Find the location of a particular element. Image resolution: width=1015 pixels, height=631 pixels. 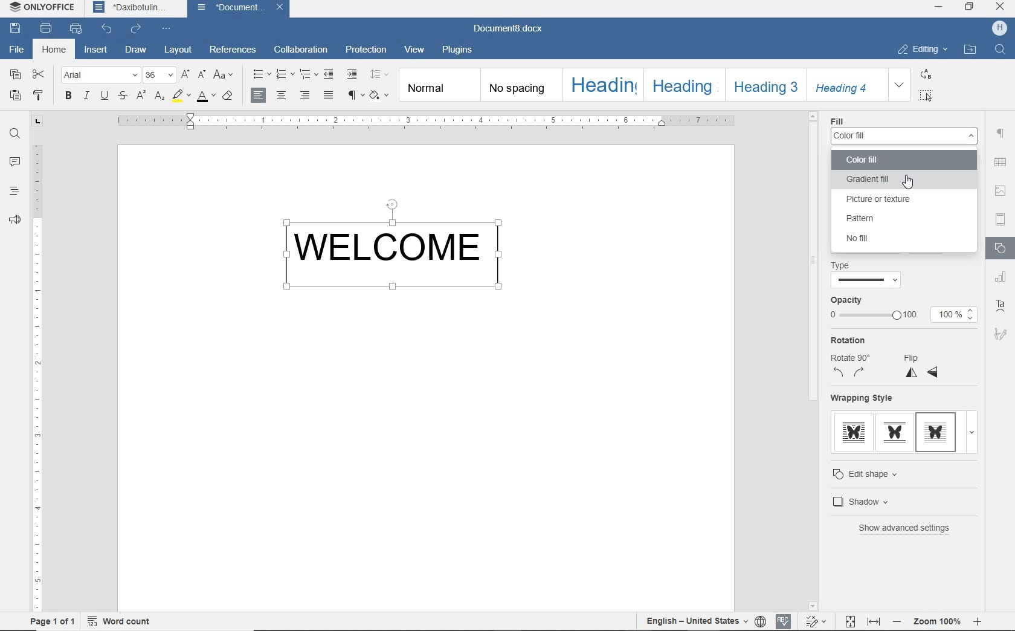

HP is located at coordinates (999, 28).